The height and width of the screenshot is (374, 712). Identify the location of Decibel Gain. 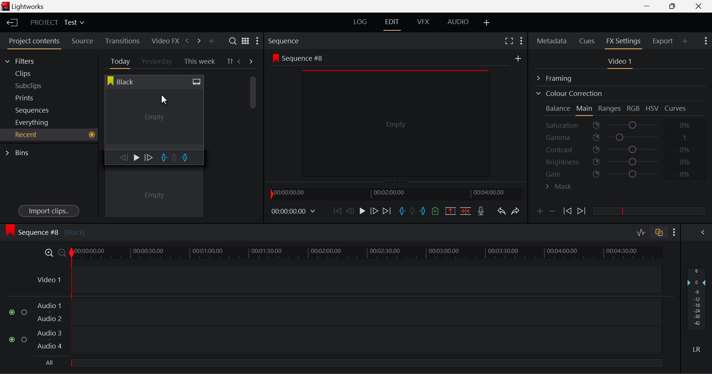
(696, 312).